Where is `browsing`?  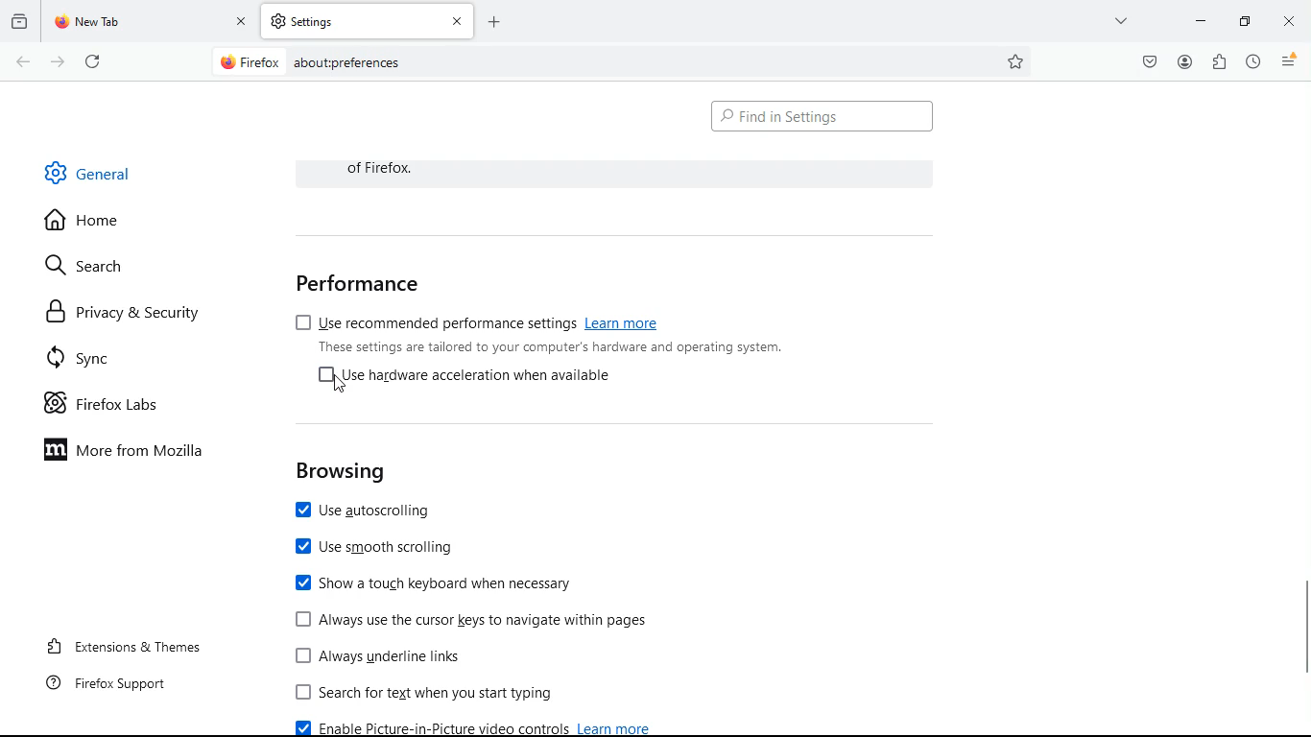
browsing is located at coordinates (339, 472).